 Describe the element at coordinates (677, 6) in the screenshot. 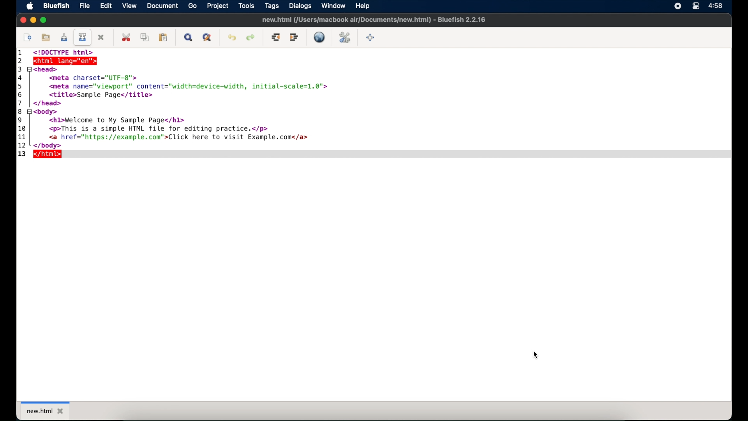

I see `screen recorder icon` at that location.